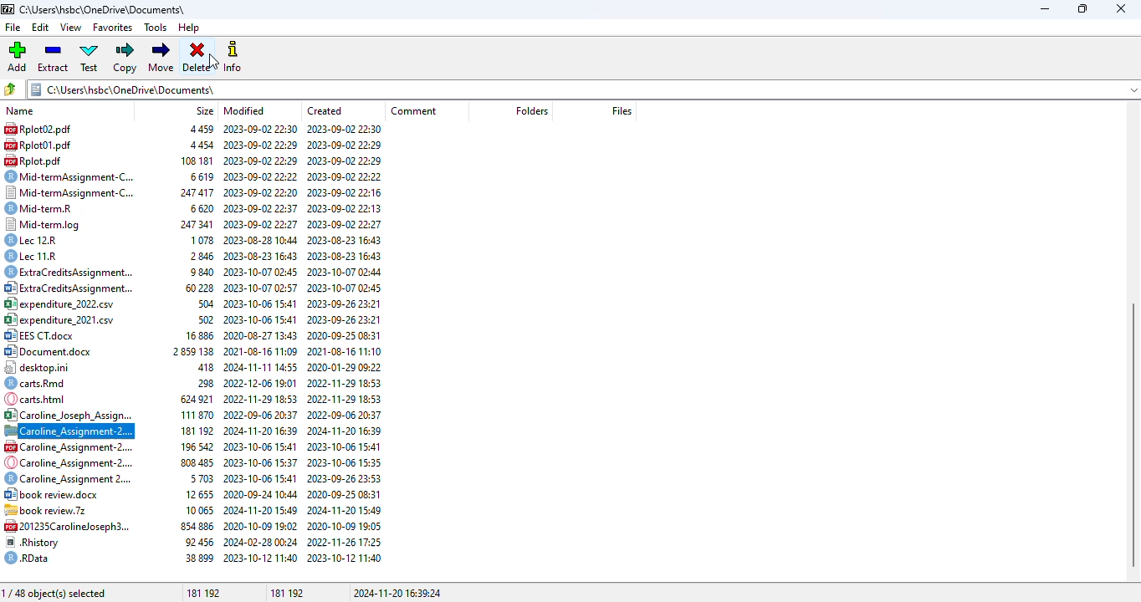 This screenshot has width=1141, height=602. What do you see at coordinates (261, 462) in the screenshot?
I see `2023-10-06 15:37` at bounding box center [261, 462].